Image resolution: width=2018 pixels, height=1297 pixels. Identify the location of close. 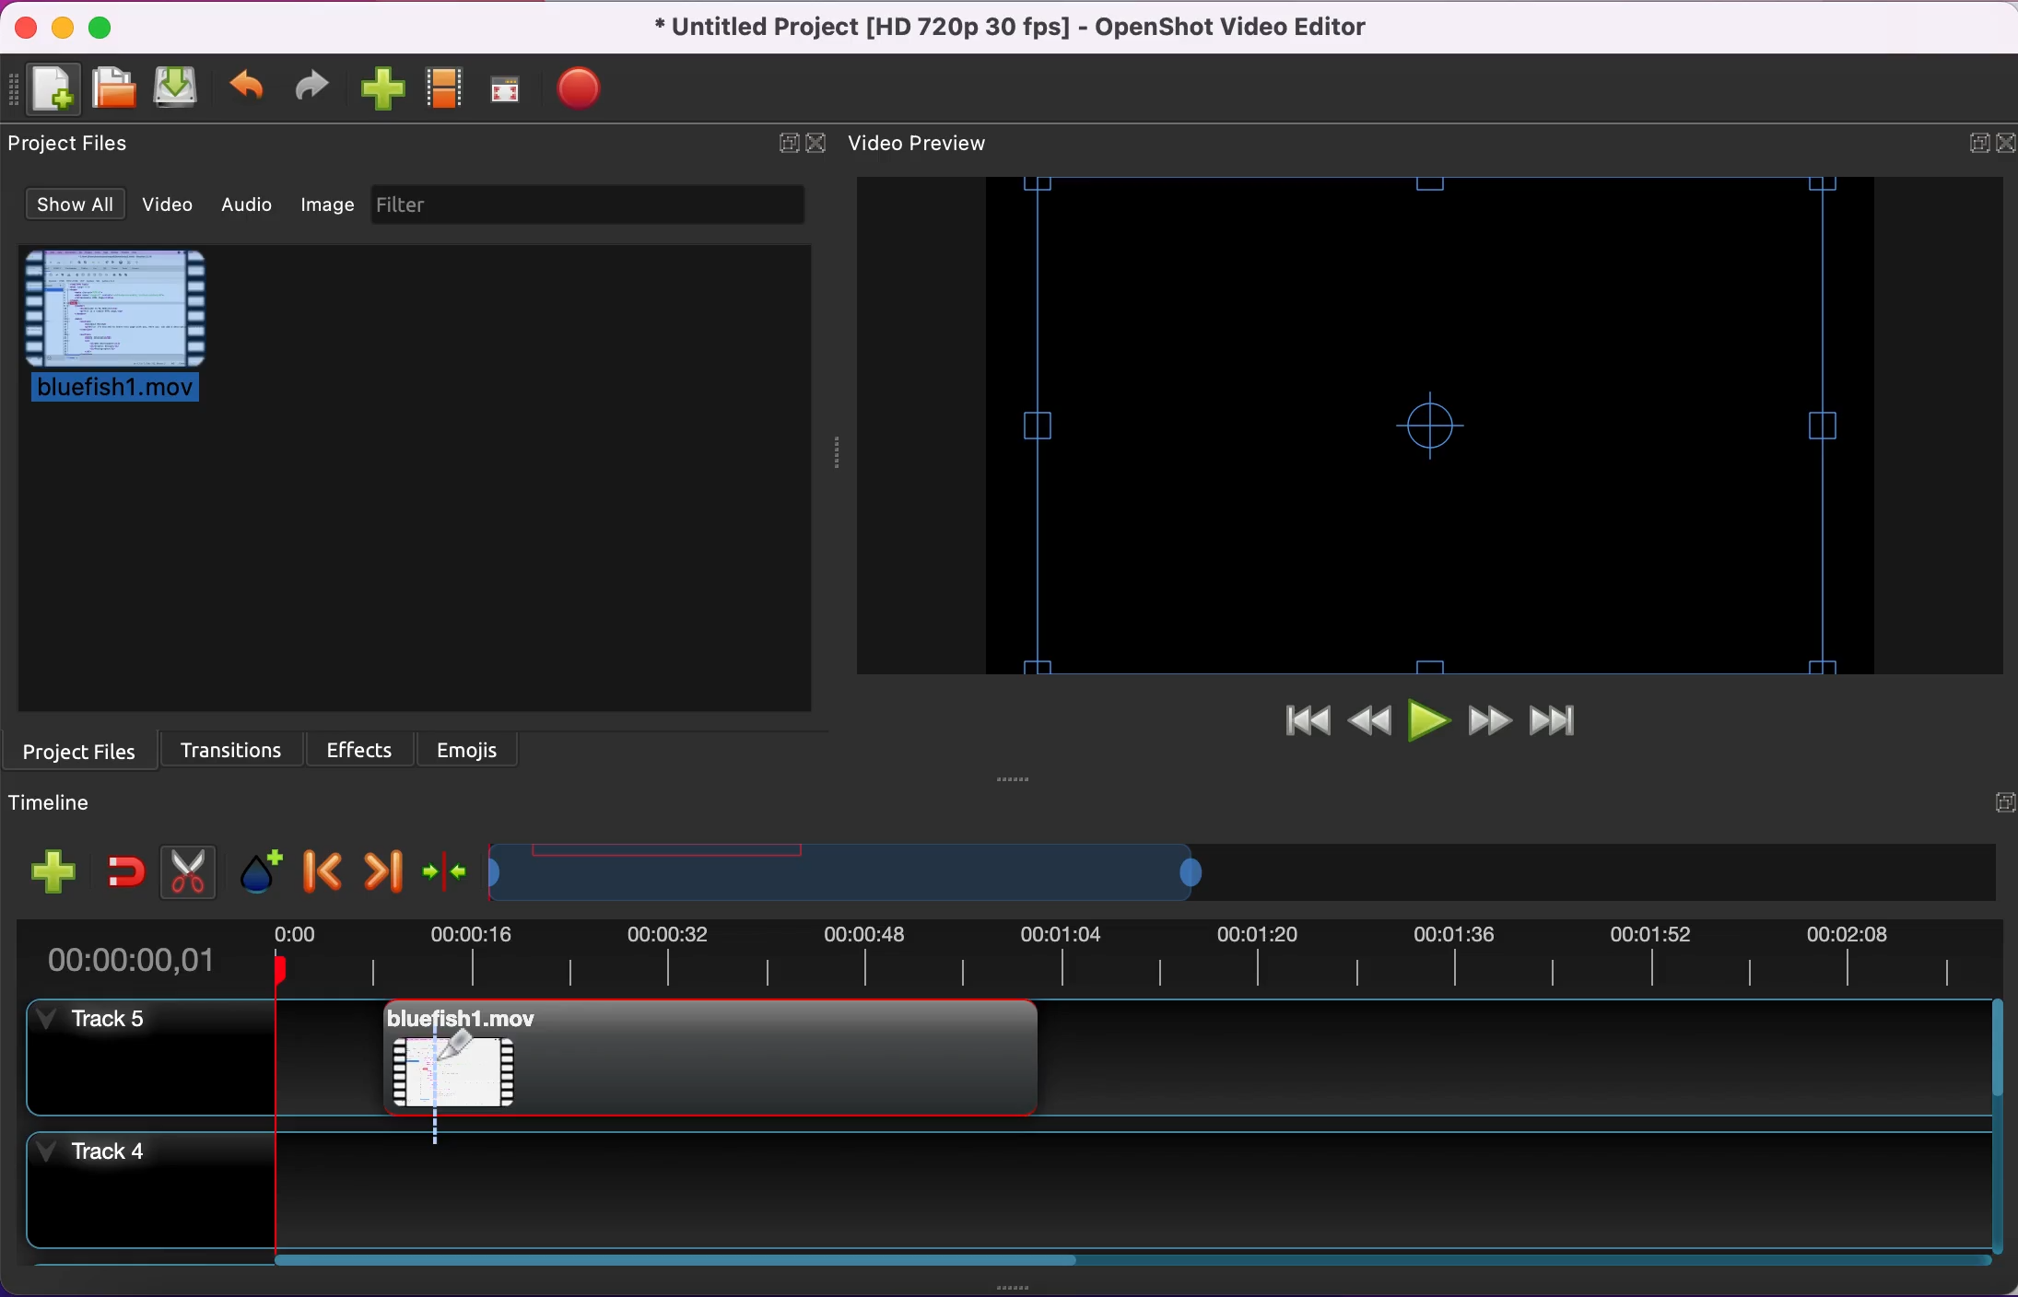
(818, 142).